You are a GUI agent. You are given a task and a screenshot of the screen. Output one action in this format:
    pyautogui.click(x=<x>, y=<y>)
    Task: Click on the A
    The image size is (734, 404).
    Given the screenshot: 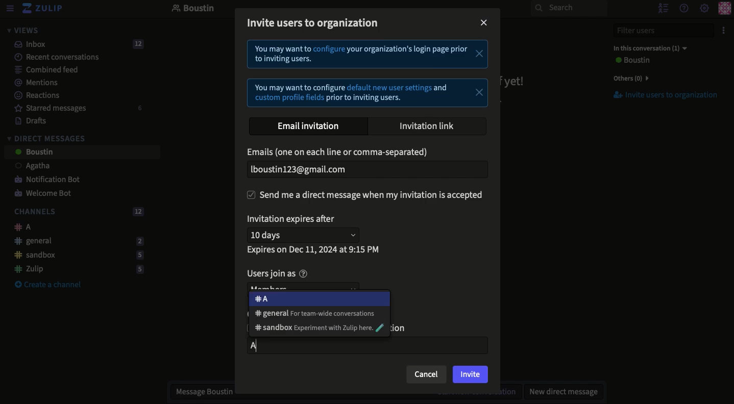 What is the action you would take?
    pyautogui.click(x=20, y=227)
    